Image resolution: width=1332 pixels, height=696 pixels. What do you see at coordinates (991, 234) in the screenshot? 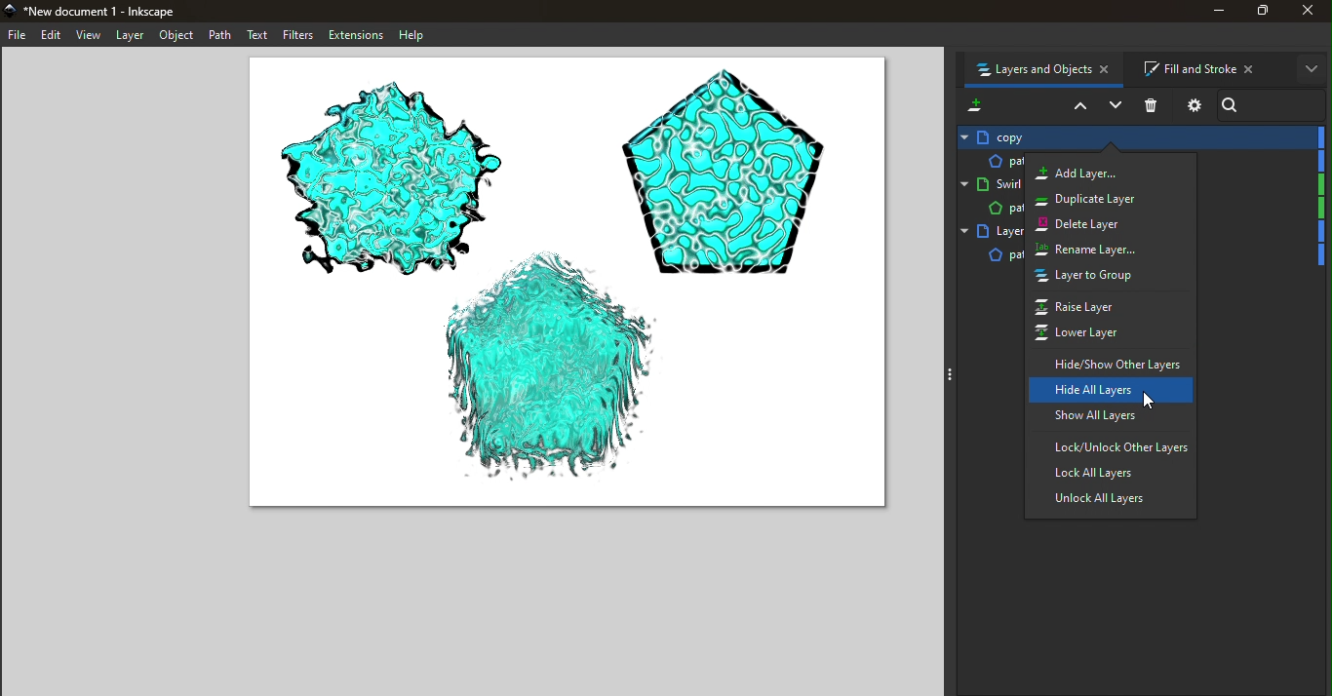
I see `Layer` at bounding box center [991, 234].